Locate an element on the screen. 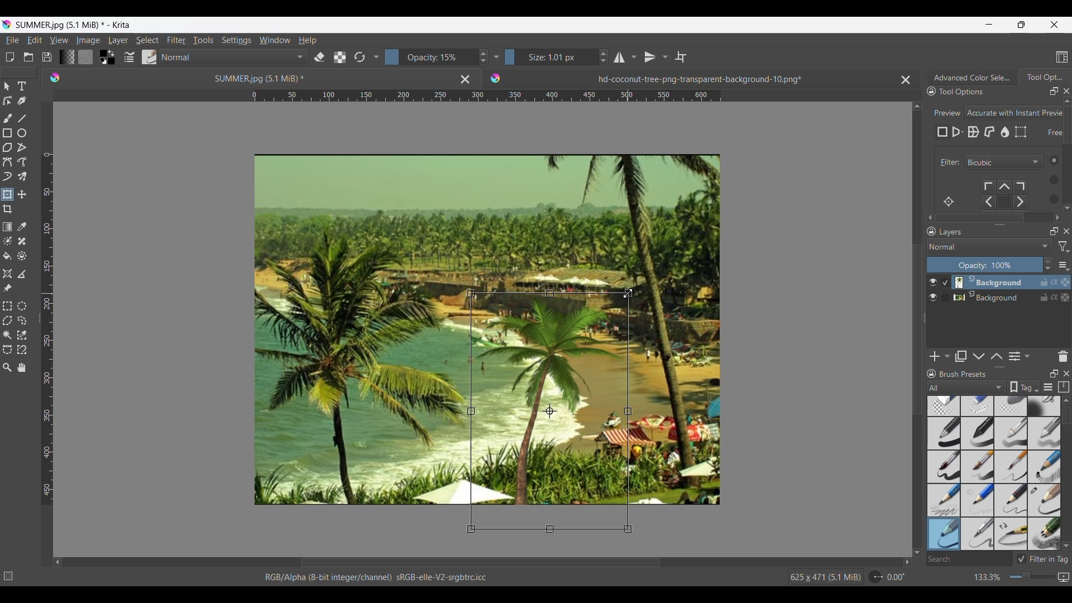 The height and width of the screenshot is (603, 1072). ink pen is located at coordinates (1045, 535).